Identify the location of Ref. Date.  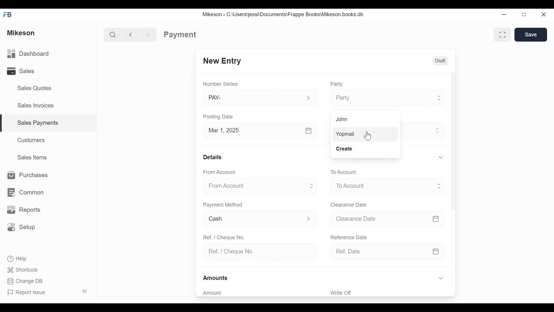
(388, 250).